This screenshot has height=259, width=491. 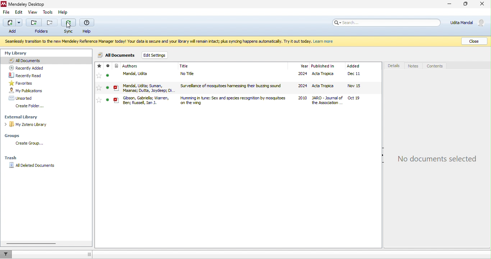 I want to click on saved, so click(x=108, y=66).